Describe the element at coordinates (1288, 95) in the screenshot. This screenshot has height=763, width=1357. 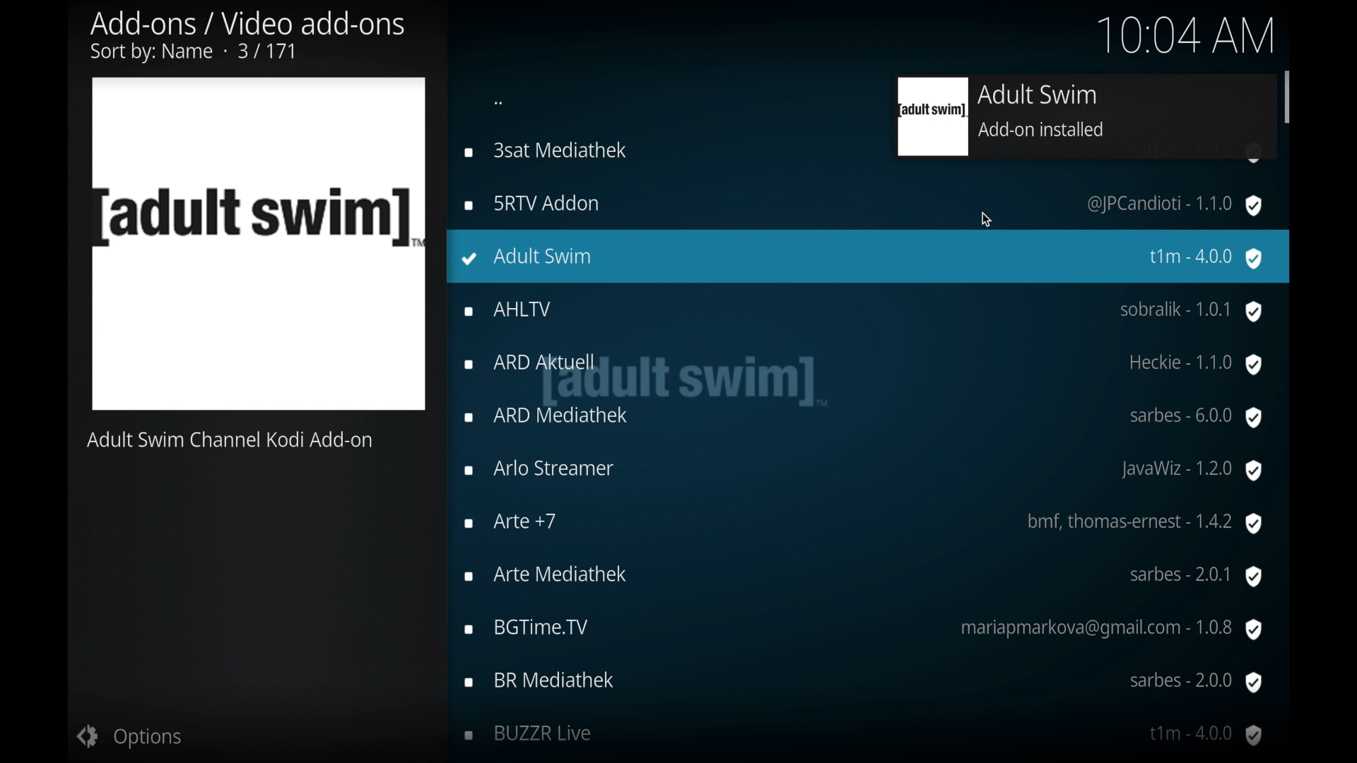
I see `scroll box` at that location.